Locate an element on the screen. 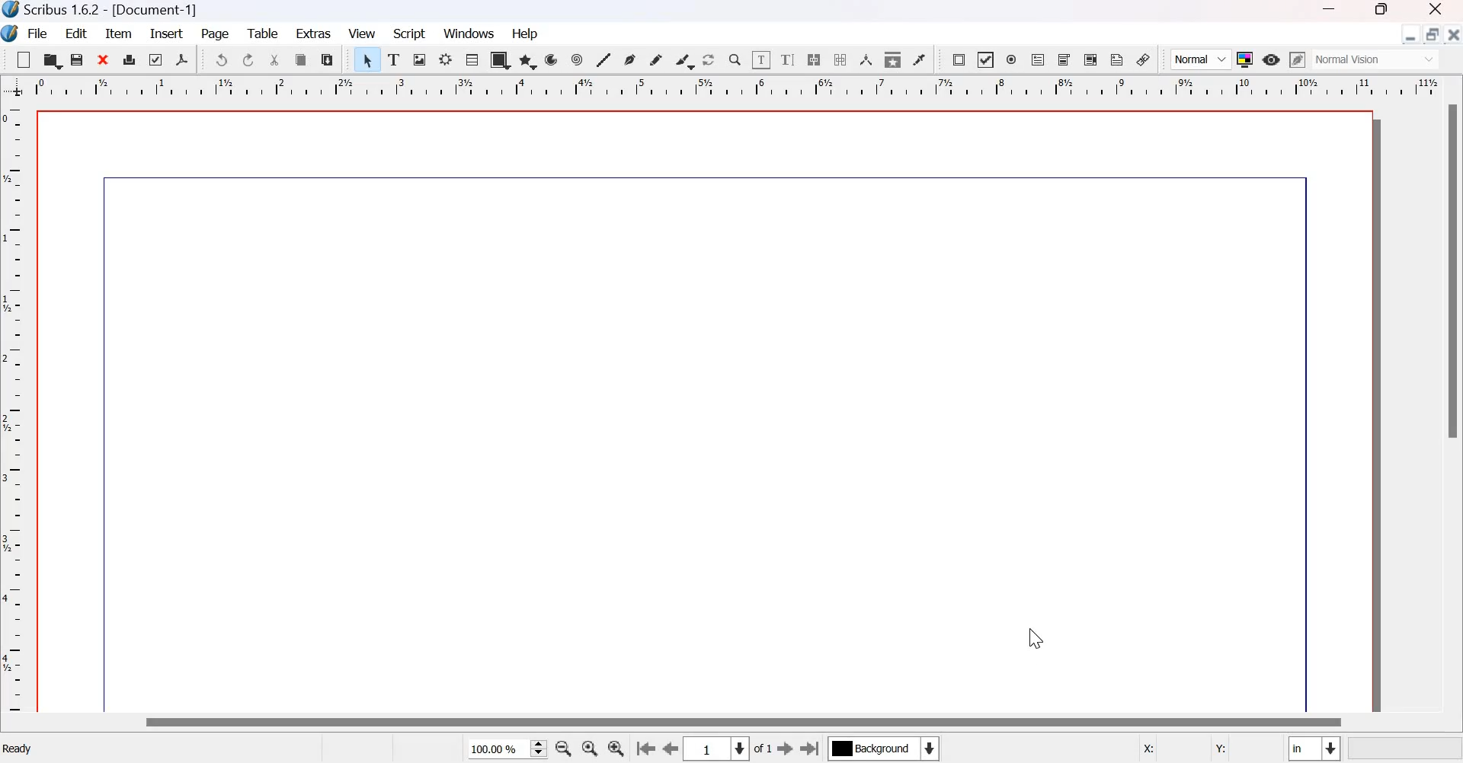  Zoom in or zoom out is located at coordinates (736, 60).